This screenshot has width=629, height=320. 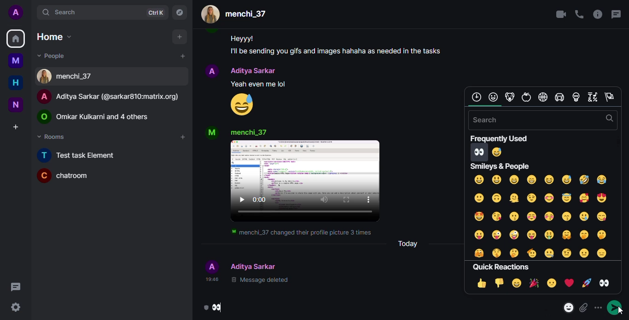 What do you see at coordinates (17, 287) in the screenshot?
I see `threads` at bounding box center [17, 287].